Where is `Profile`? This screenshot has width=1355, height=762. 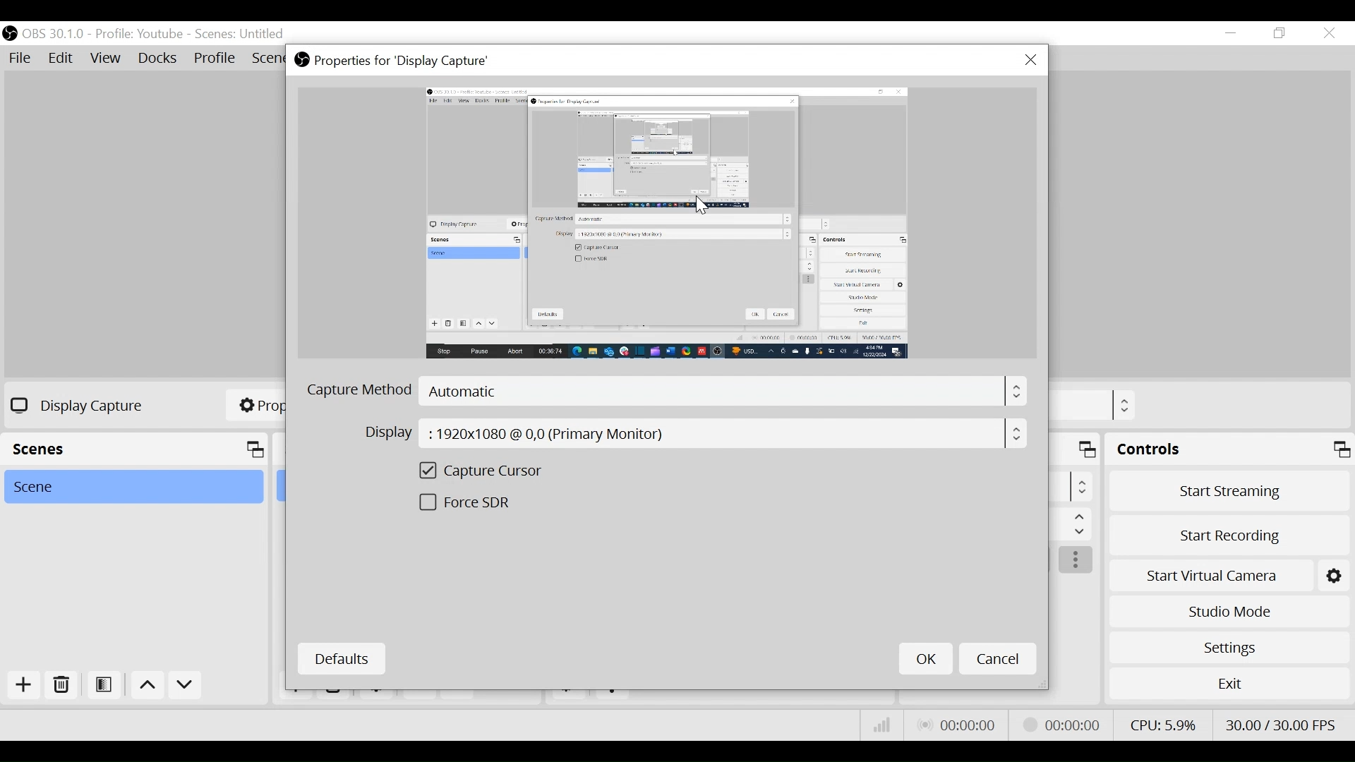
Profile is located at coordinates (215, 59).